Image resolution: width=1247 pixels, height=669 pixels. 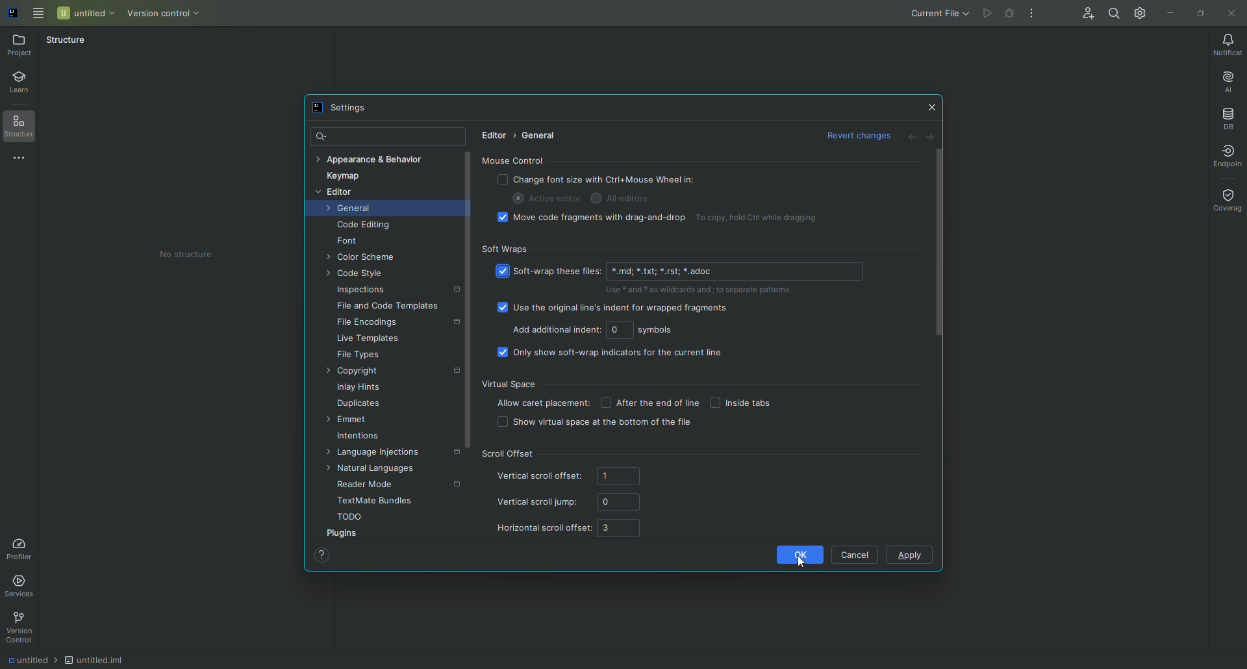 I want to click on Version Control, so click(x=160, y=13).